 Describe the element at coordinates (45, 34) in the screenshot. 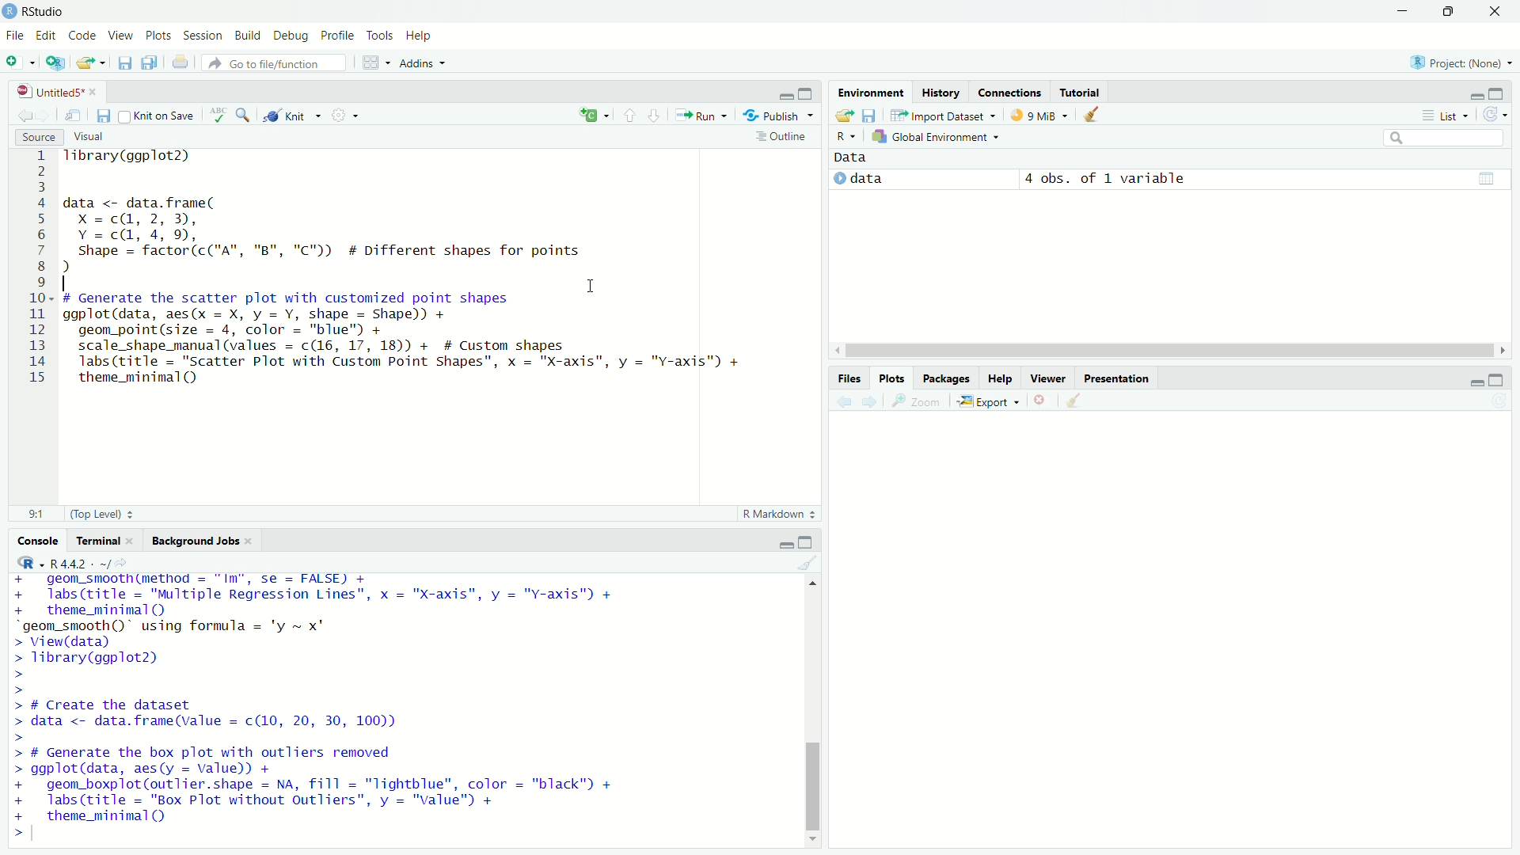

I see `Edit` at that location.